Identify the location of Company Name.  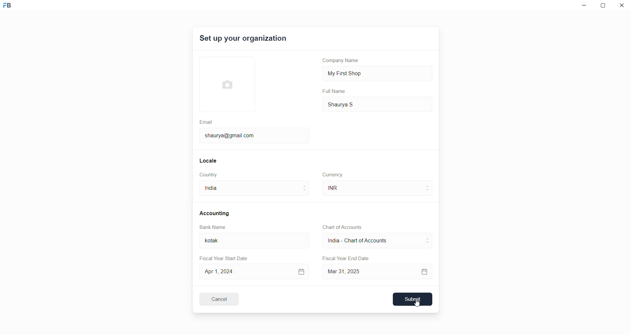
(343, 61).